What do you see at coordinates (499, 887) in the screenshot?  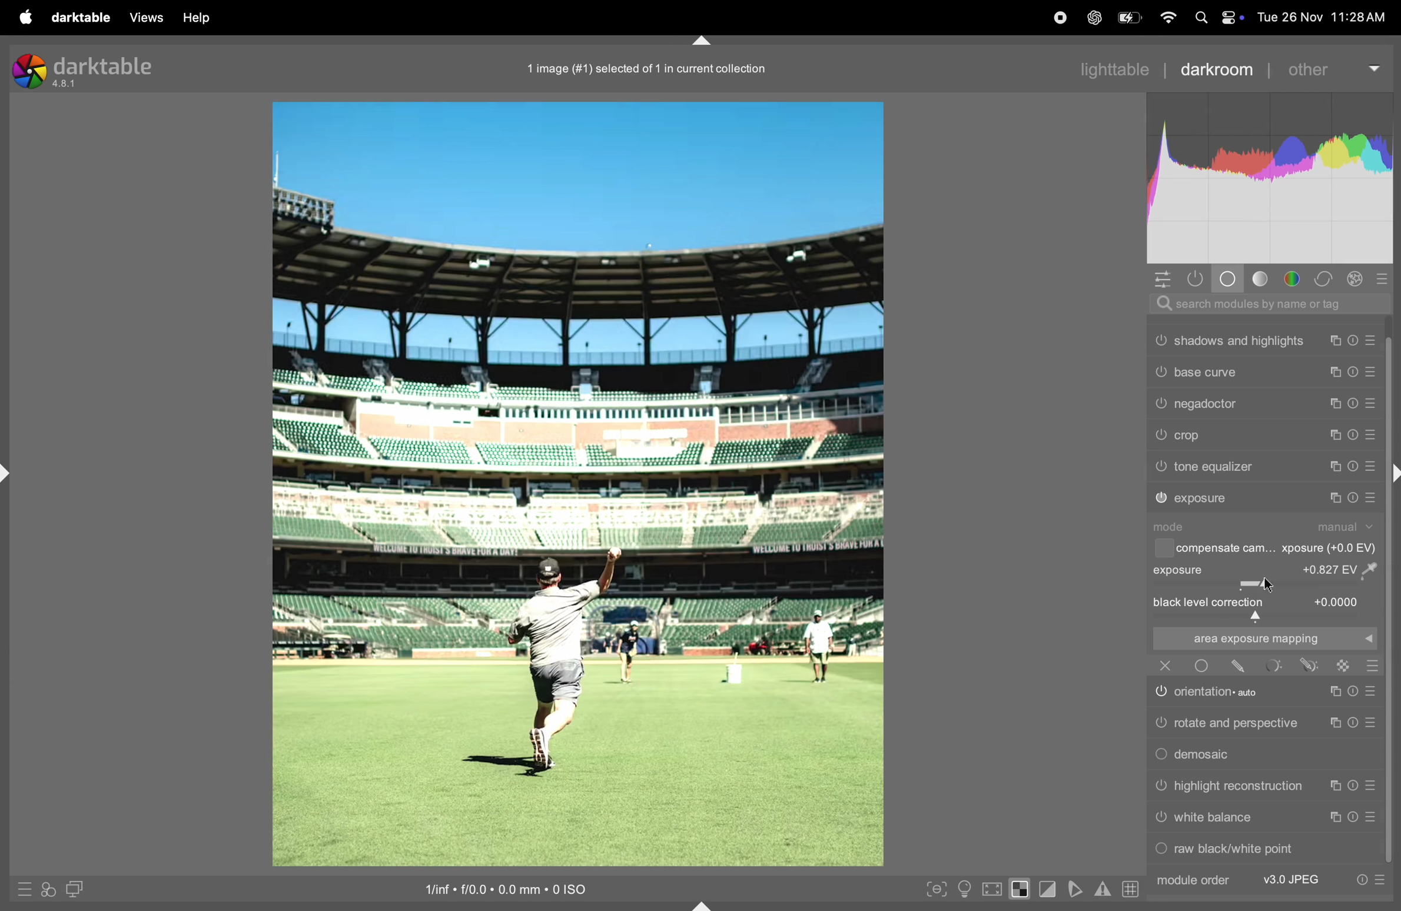 I see `iso` at bounding box center [499, 887].